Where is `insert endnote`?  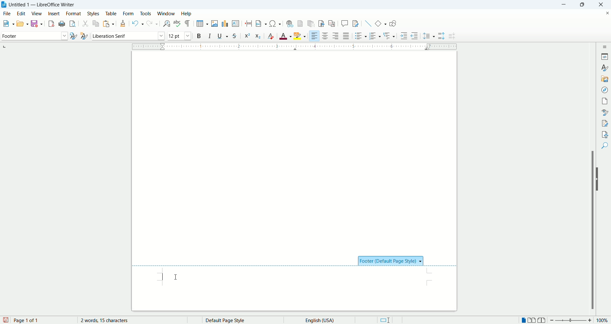 insert endnote is located at coordinates (312, 24).